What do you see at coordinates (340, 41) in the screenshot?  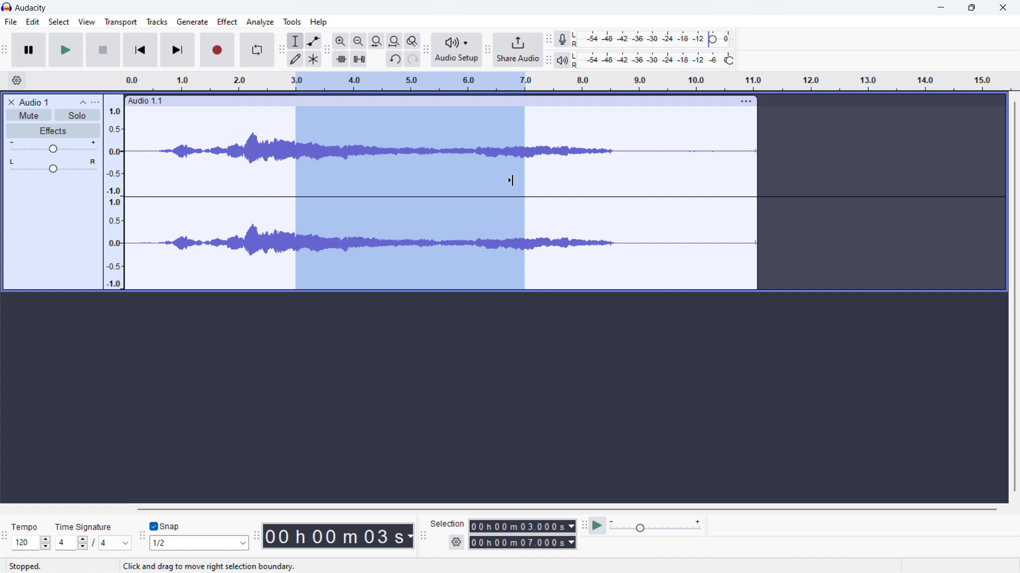 I see `zoom in` at bounding box center [340, 41].